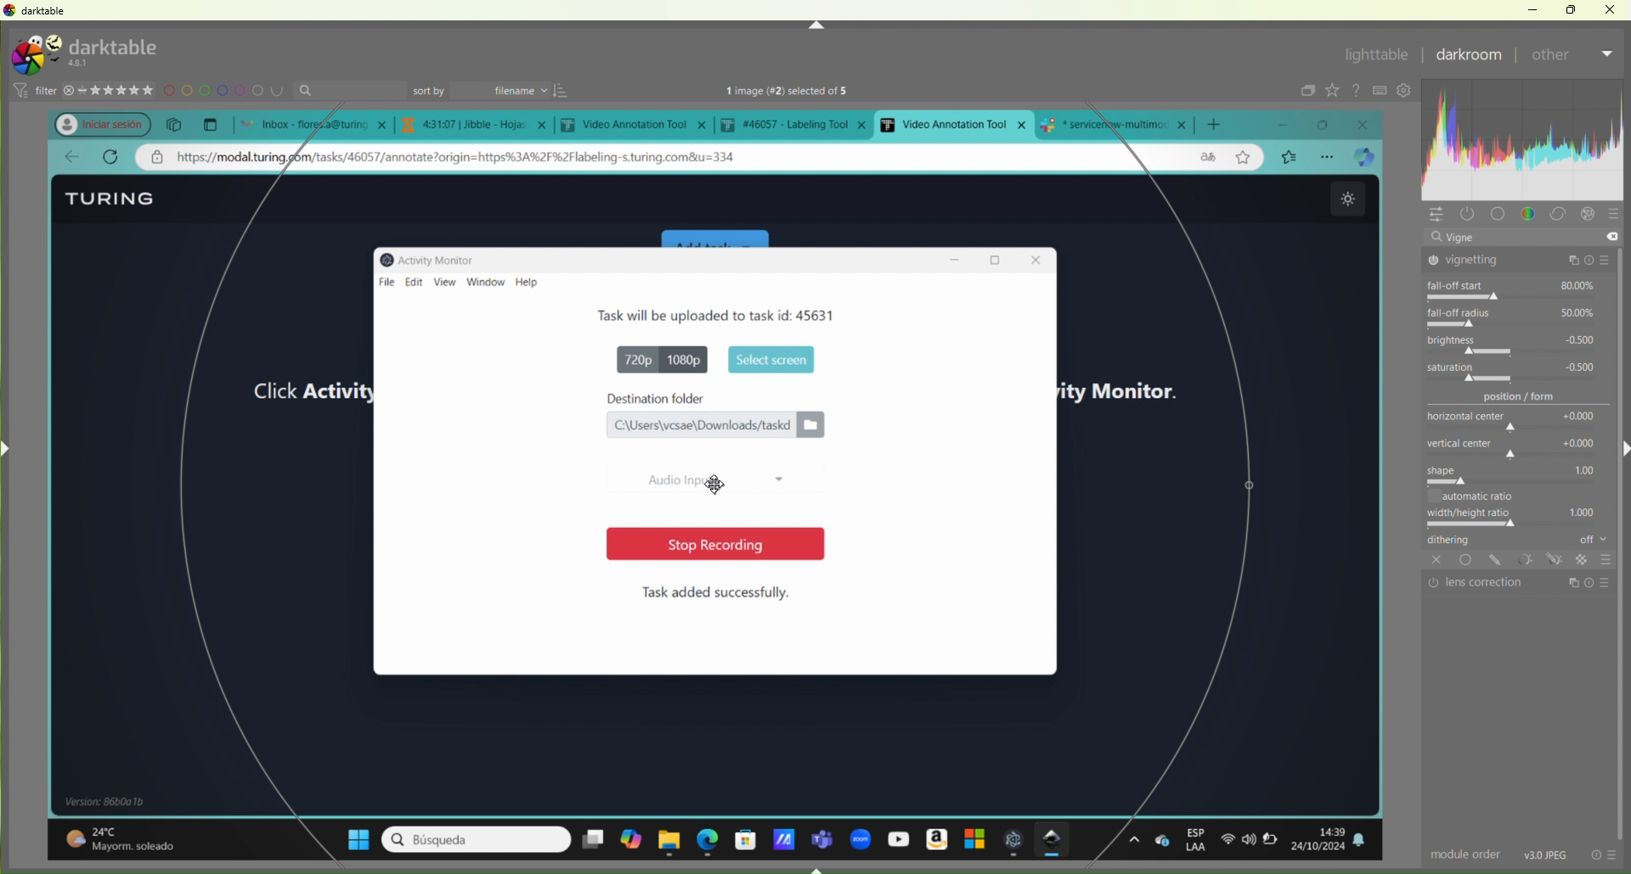  What do you see at coordinates (161, 159) in the screenshot?
I see `private address` at bounding box center [161, 159].